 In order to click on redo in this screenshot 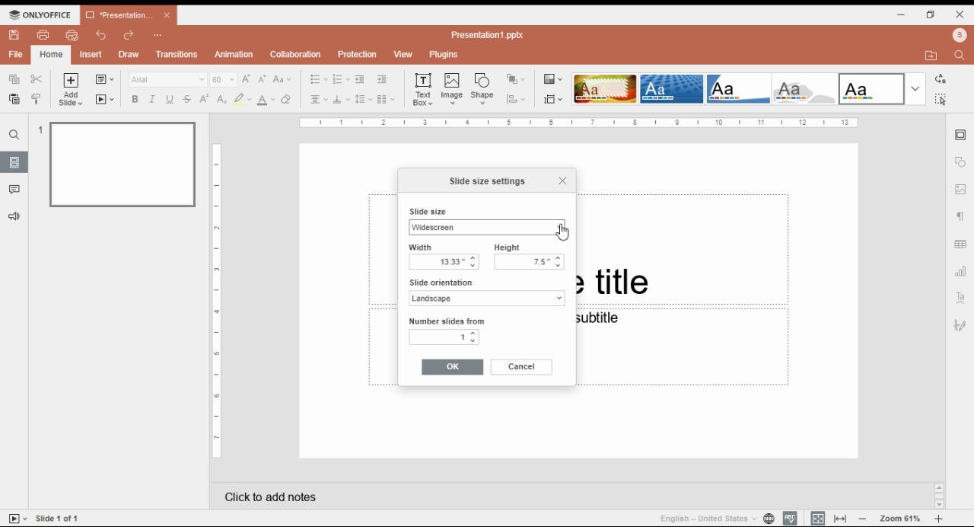, I will do `click(129, 36)`.